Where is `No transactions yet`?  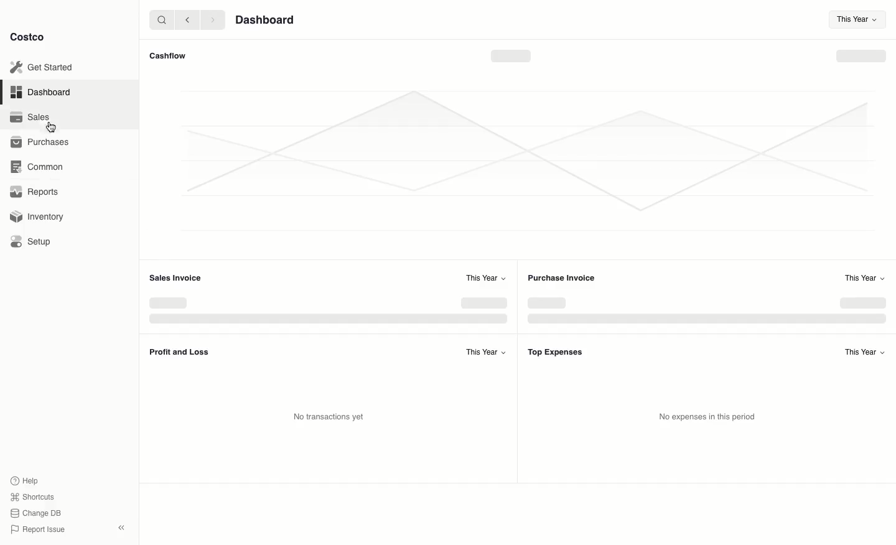 No transactions yet is located at coordinates (332, 416).